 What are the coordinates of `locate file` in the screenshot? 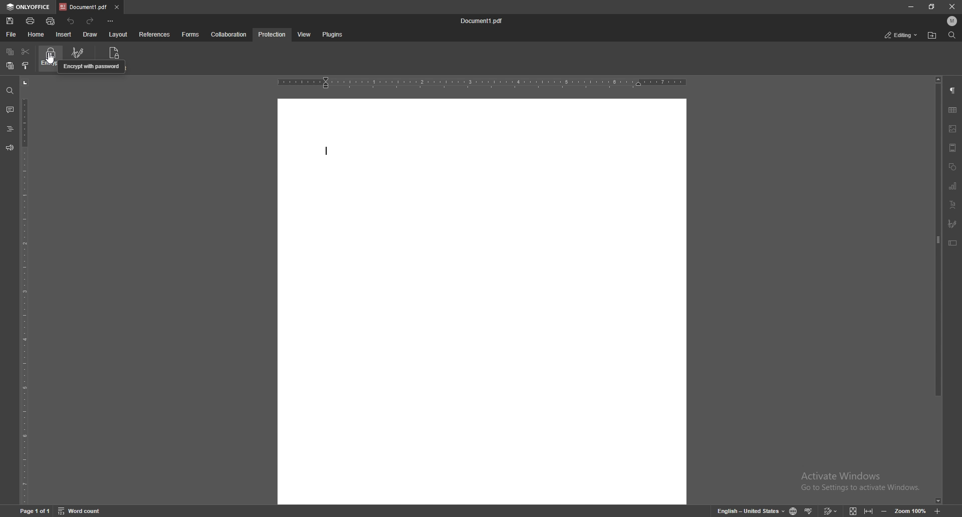 It's located at (932, 35).